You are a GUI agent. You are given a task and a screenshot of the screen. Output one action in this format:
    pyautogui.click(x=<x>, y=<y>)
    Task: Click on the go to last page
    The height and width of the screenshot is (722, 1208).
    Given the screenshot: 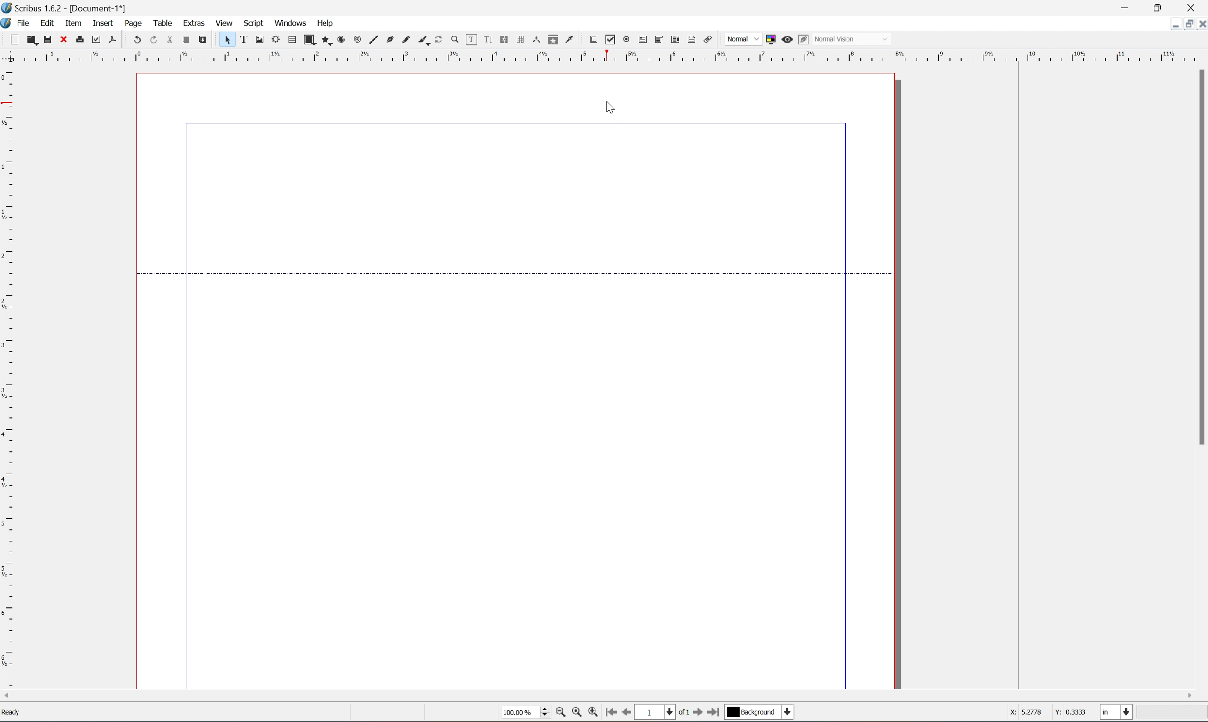 What is the action you would take?
    pyautogui.click(x=715, y=713)
    